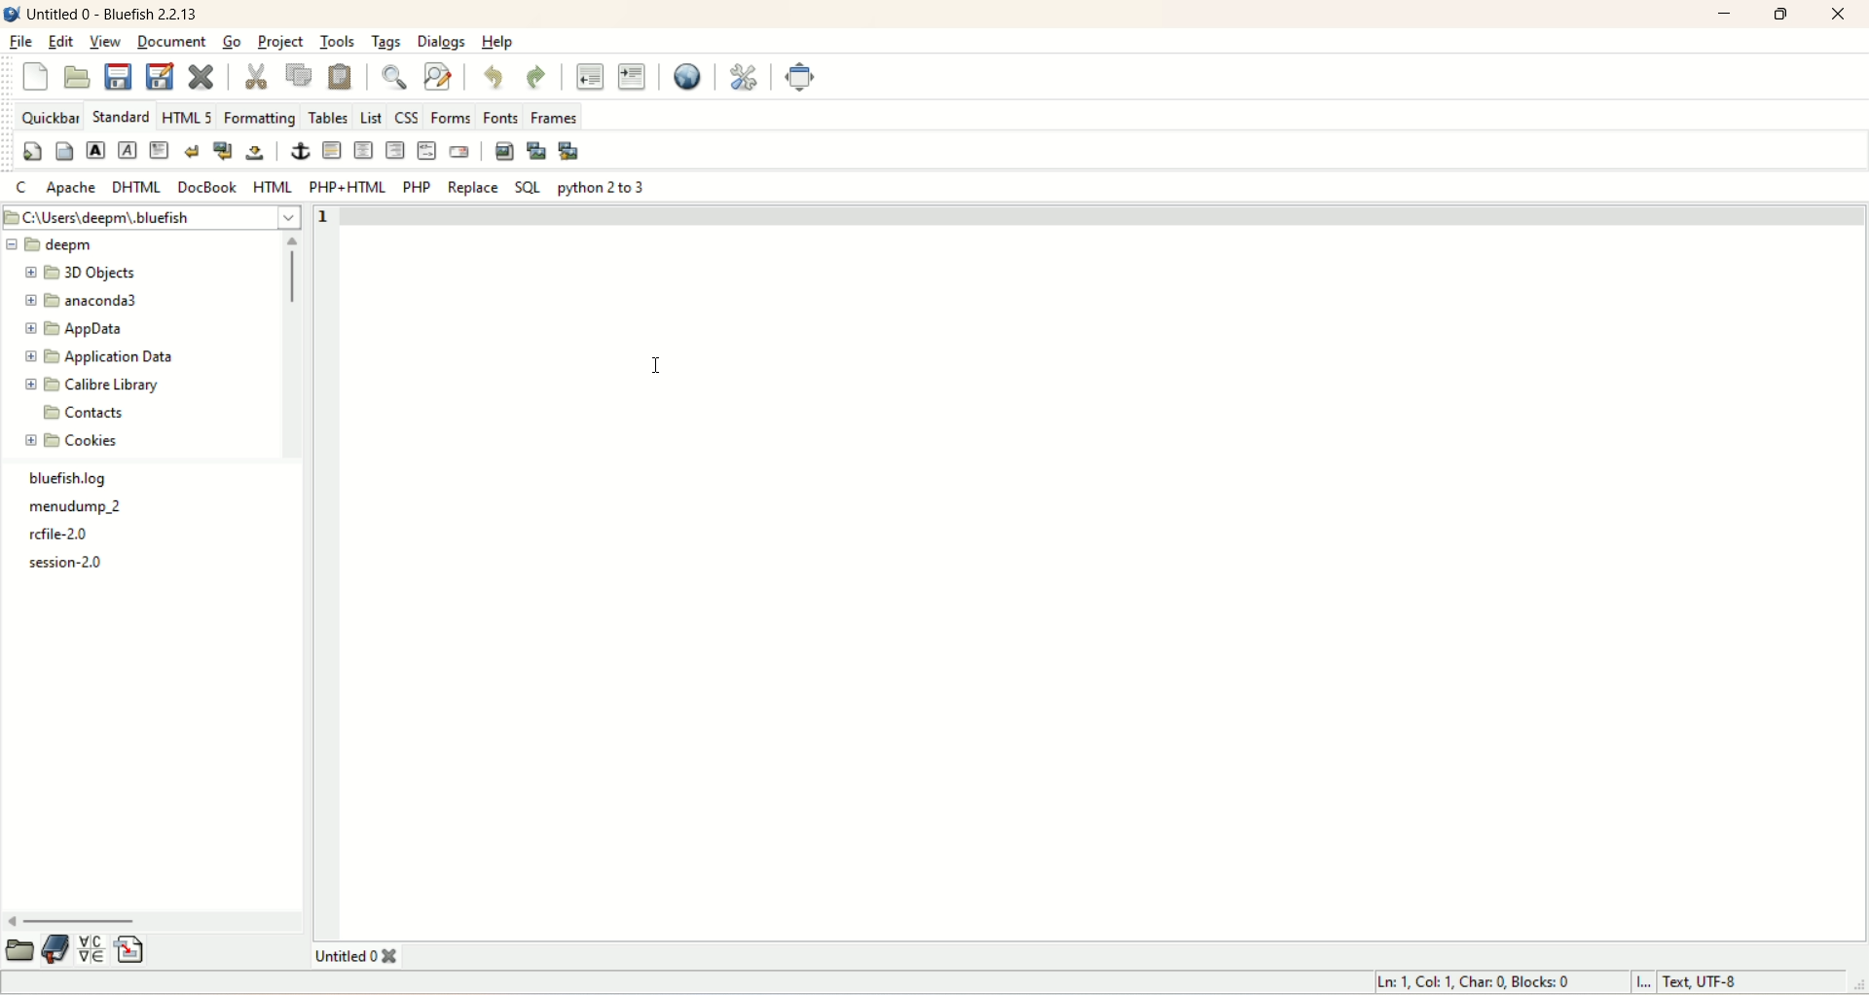  I want to click on insert file, so click(130, 948).